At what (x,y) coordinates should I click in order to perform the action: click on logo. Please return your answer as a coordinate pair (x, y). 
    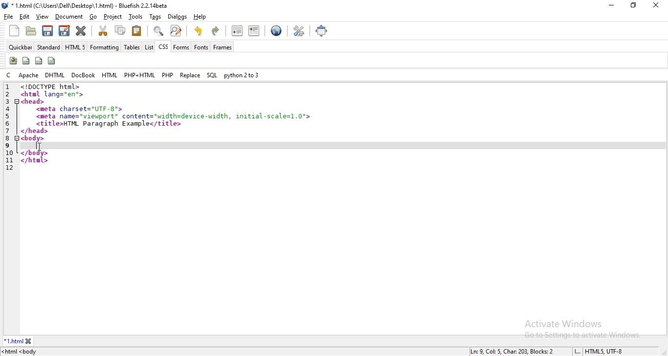
    Looking at the image, I should click on (6, 5).